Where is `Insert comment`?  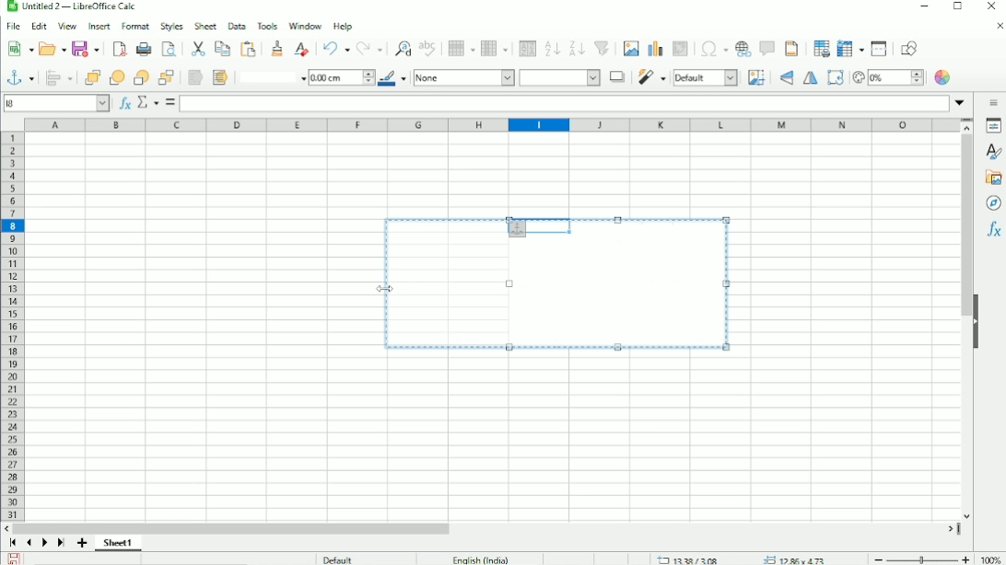 Insert comment is located at coordinates (766, 48).